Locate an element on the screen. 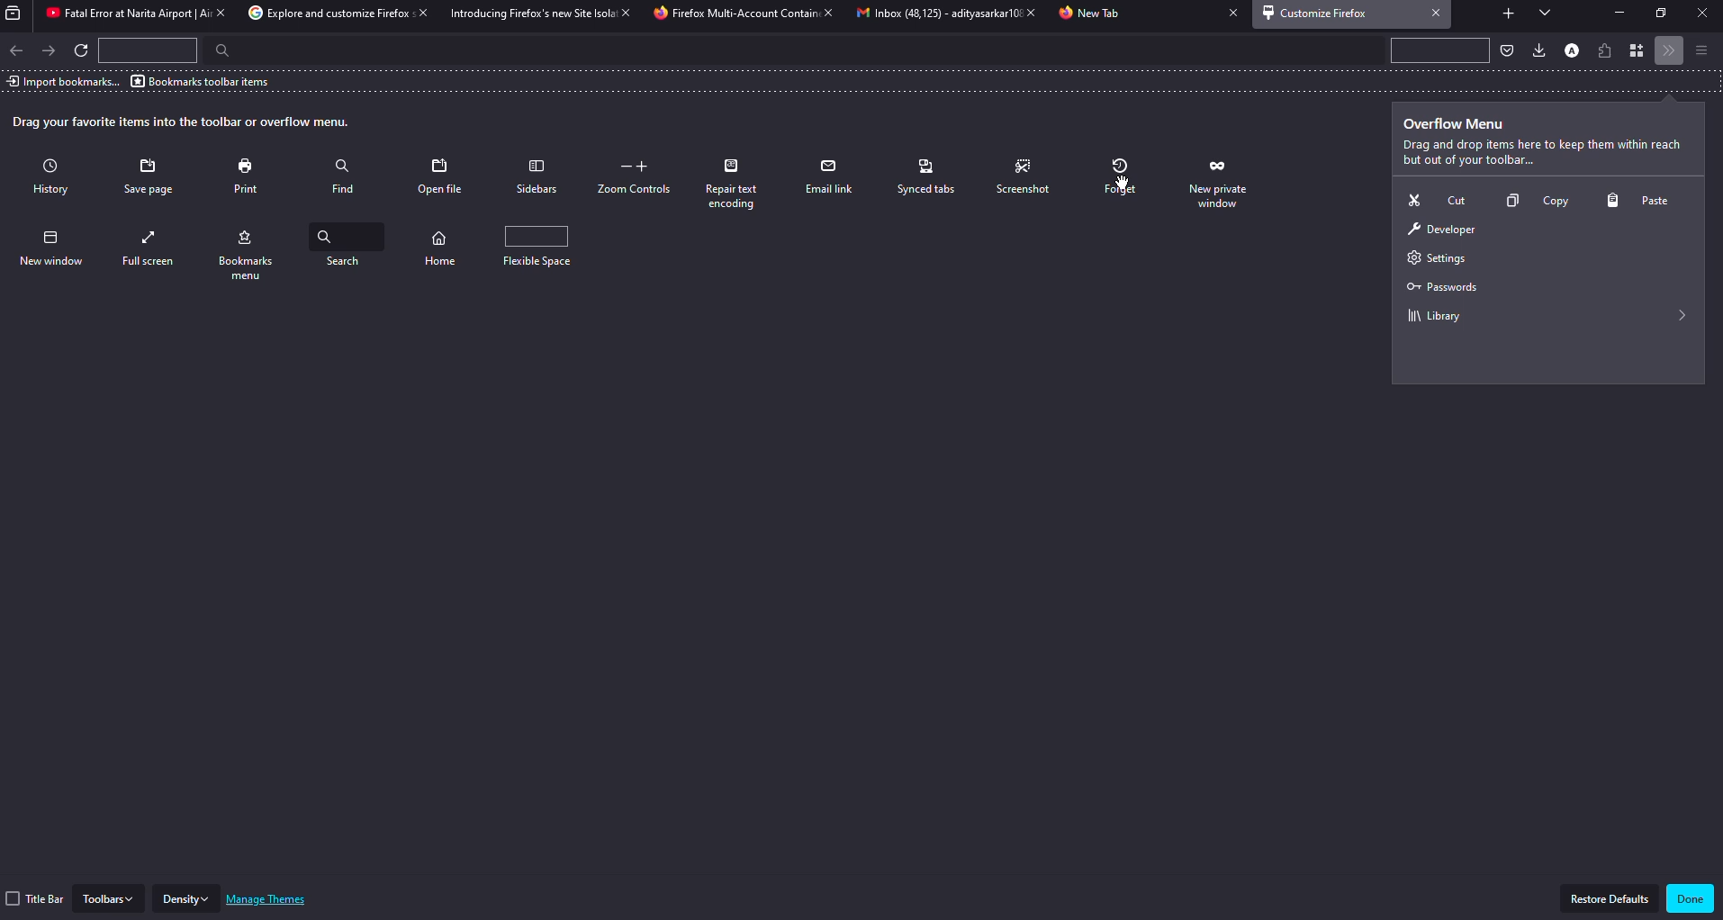  print is located at coordinates (249, 176).